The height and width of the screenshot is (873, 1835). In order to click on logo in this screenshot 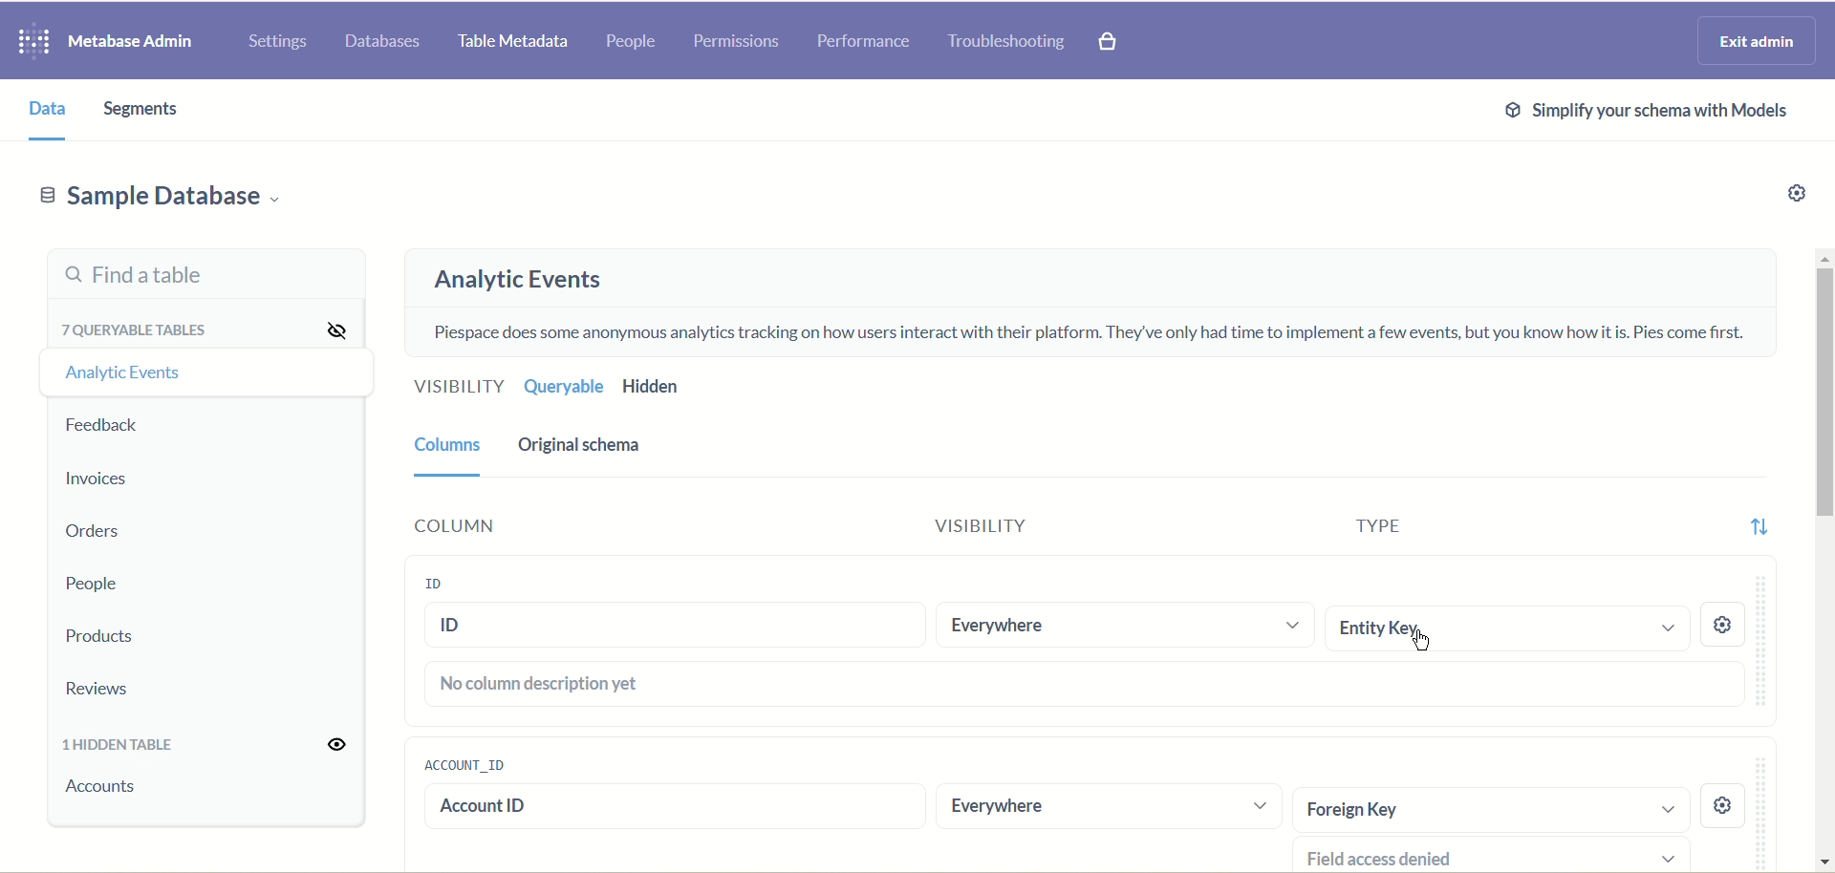, I will do `click(28, 43)`.